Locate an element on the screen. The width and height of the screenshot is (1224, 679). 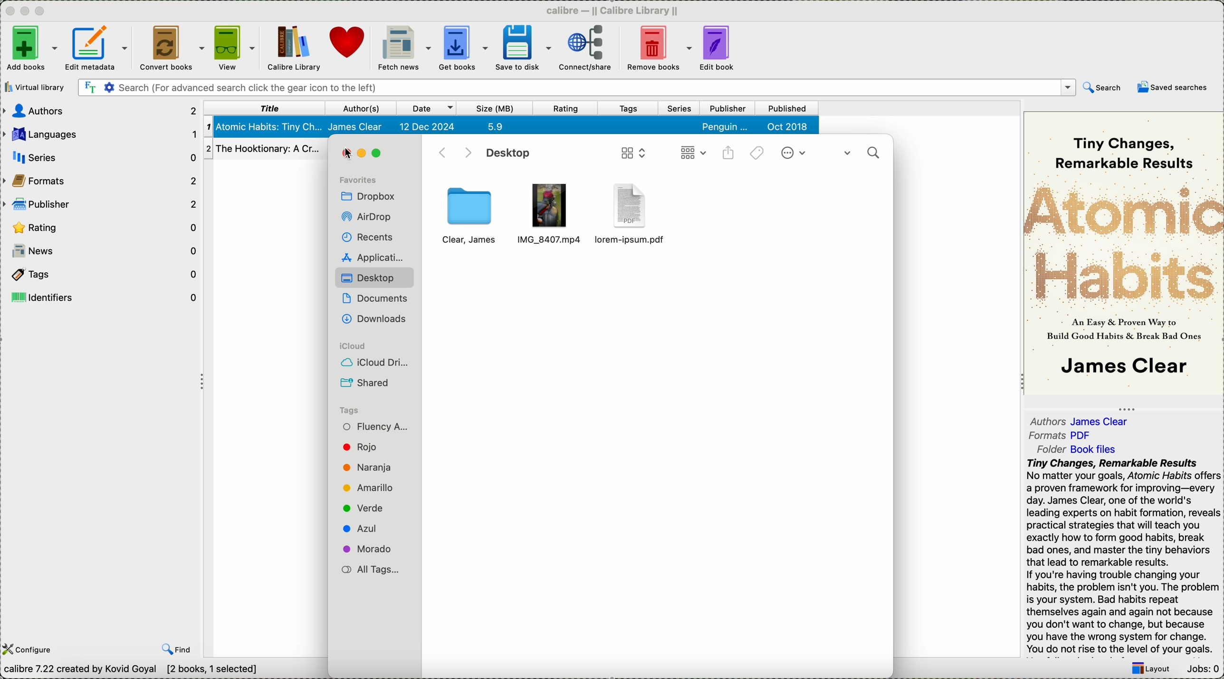
publisher is located at coordinates (100, 205).